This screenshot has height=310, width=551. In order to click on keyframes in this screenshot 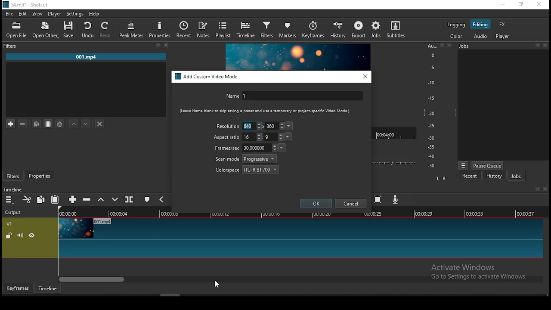, I will do `click(313, 31)`.